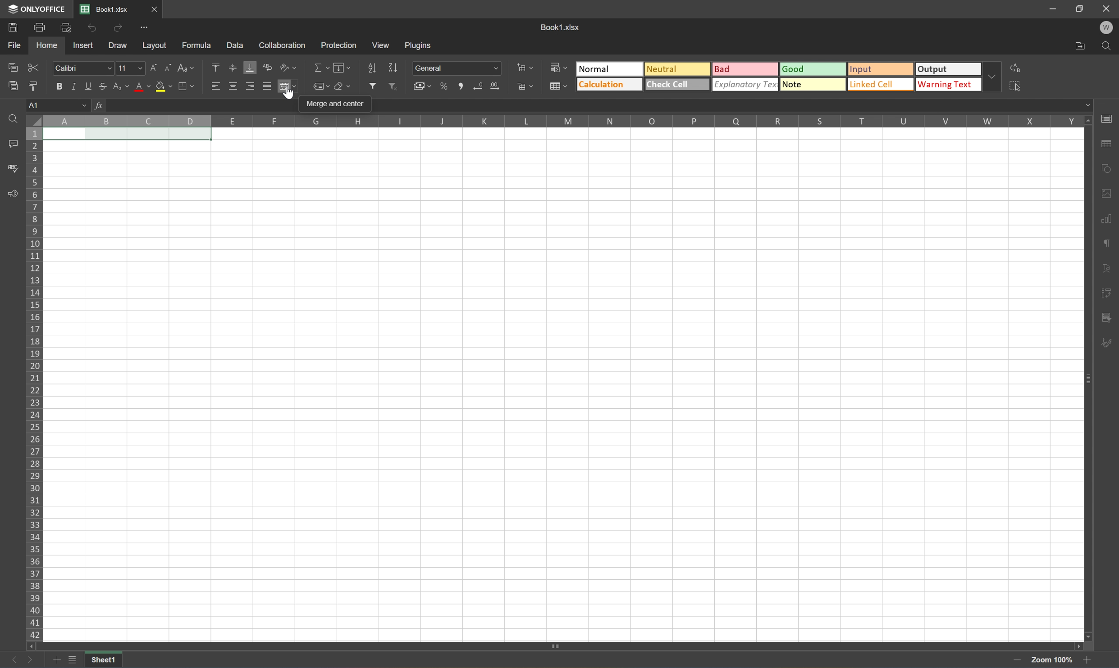 This screenshot has width=1119, height=668. I want to click on Bold, so click(58, 85).